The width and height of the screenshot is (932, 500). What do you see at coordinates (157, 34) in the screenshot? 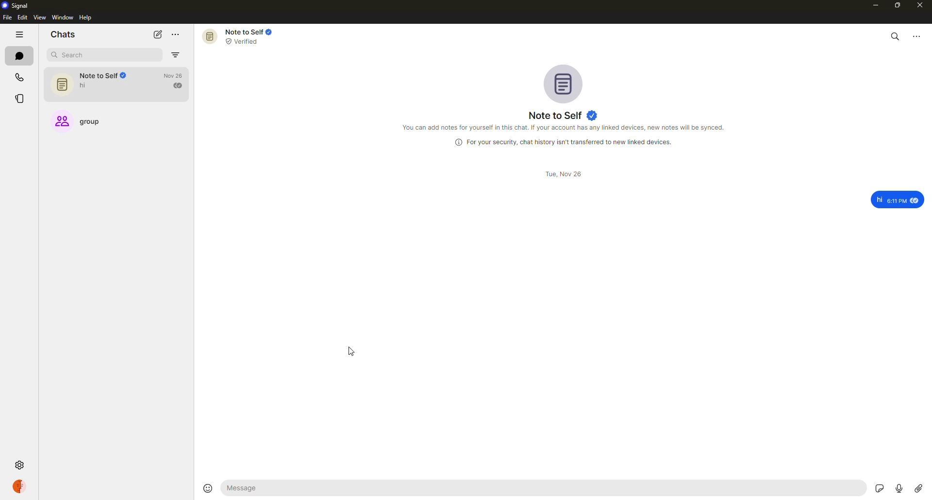
I see `new chat` at bounding box center [157, 34].